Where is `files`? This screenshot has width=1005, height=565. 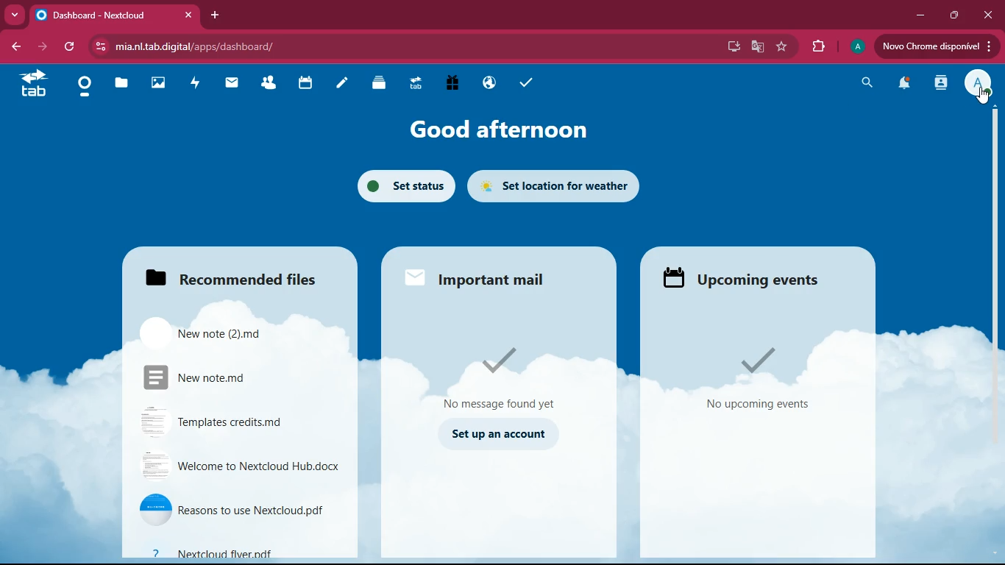
files is located at coordinates (237, 279).